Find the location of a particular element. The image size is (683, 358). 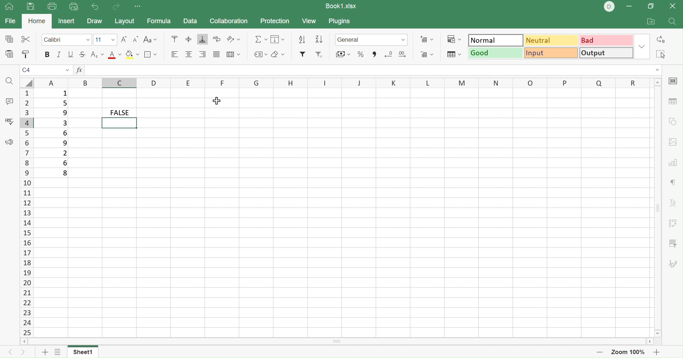

Home is located at coordinates (38, 20).